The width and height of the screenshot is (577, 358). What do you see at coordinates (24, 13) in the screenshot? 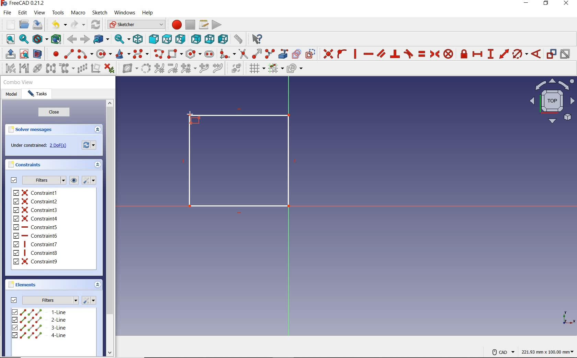
I see `edit` at bounding box center [24, 13].